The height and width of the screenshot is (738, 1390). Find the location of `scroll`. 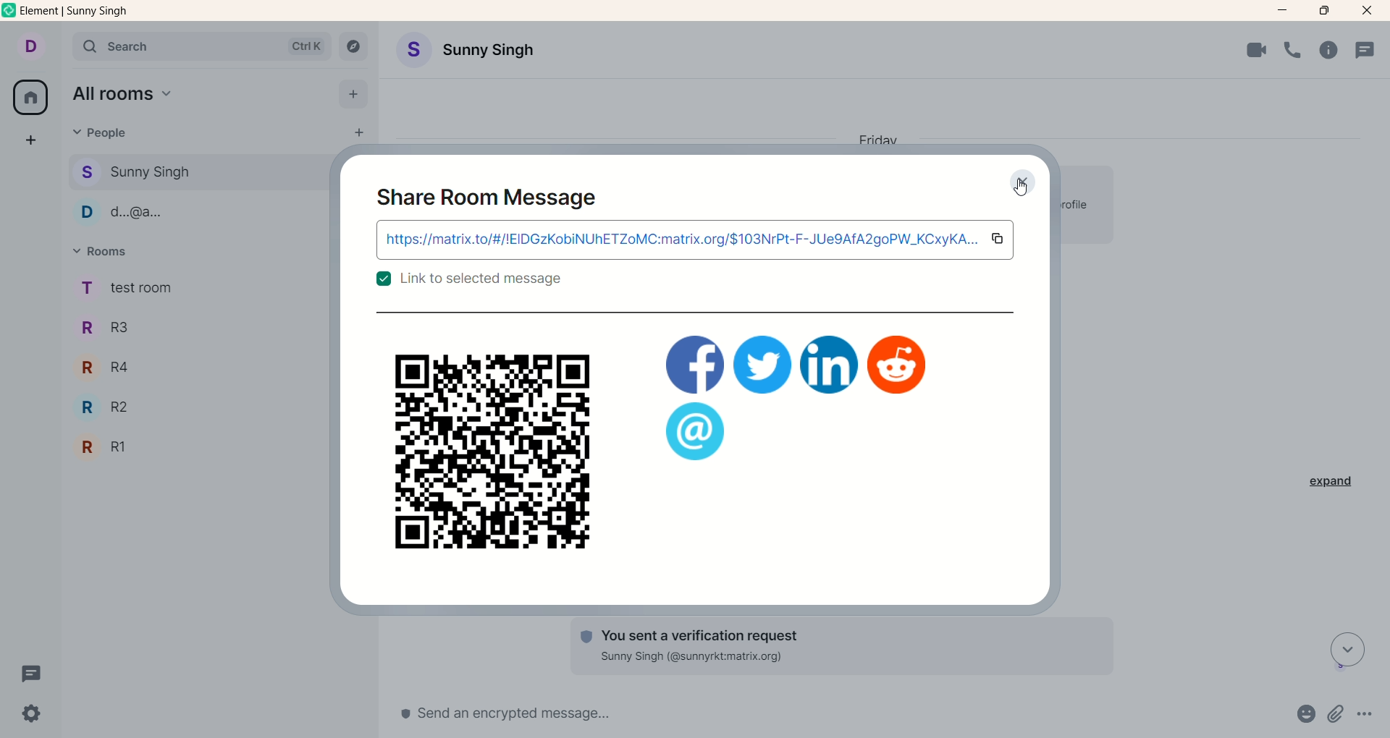

scroll is located at coordinates (1344, 650).